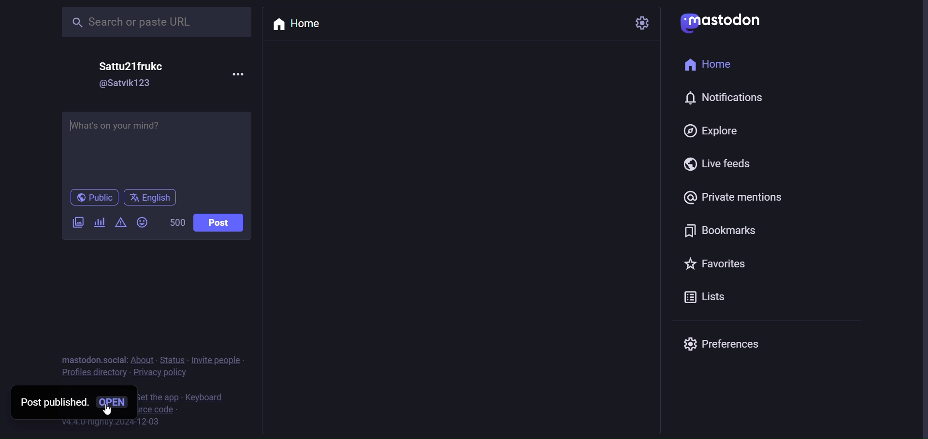  What do you see at coordinates (155, 23) in the screenshot?
I see `search` at bounding box center [155, 23].